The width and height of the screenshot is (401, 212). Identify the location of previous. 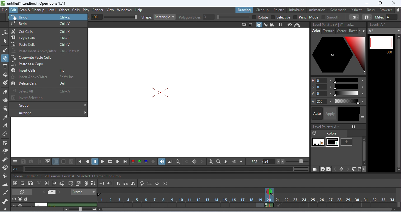
(43, 192).